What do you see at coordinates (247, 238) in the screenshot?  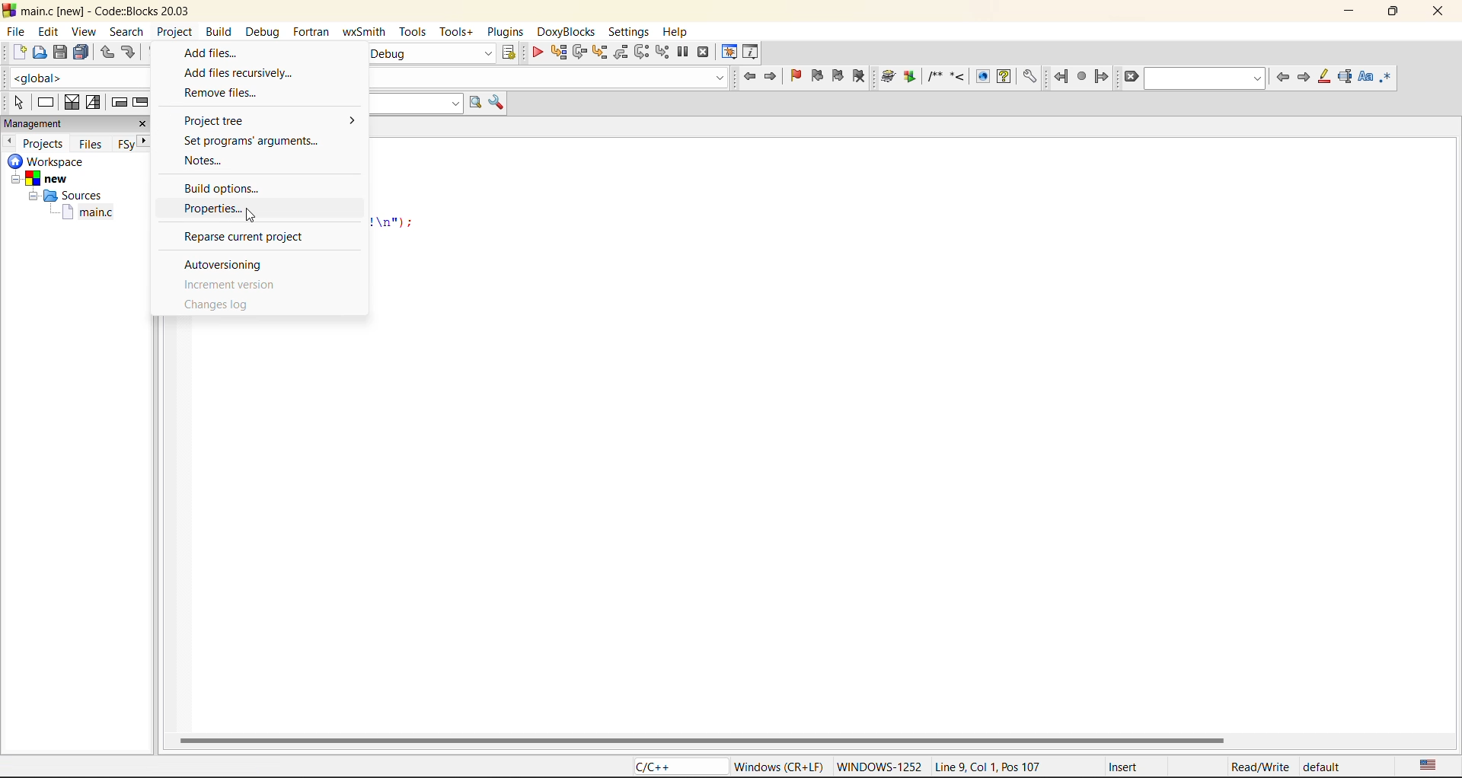 I see `reparse current project` at bounding box center [247, 238].